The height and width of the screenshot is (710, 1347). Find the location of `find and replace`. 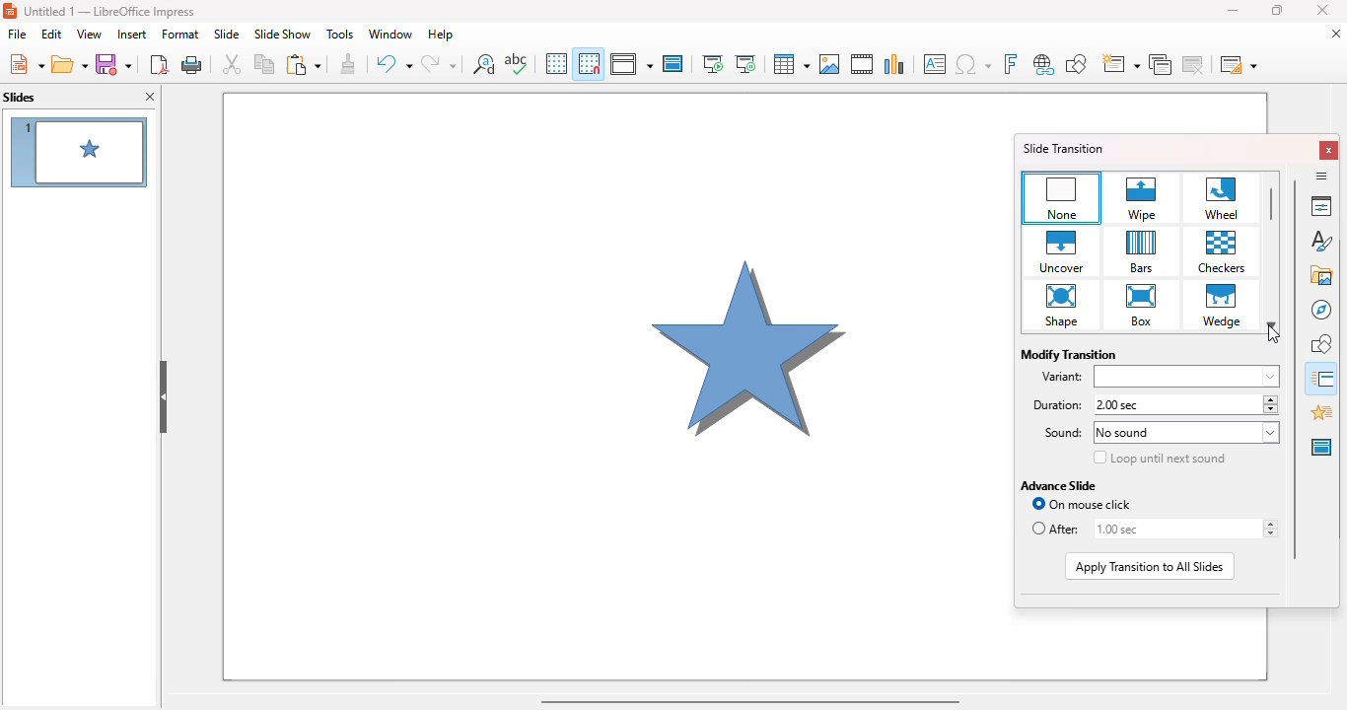

find and replace is located at coordinates (484, 63).